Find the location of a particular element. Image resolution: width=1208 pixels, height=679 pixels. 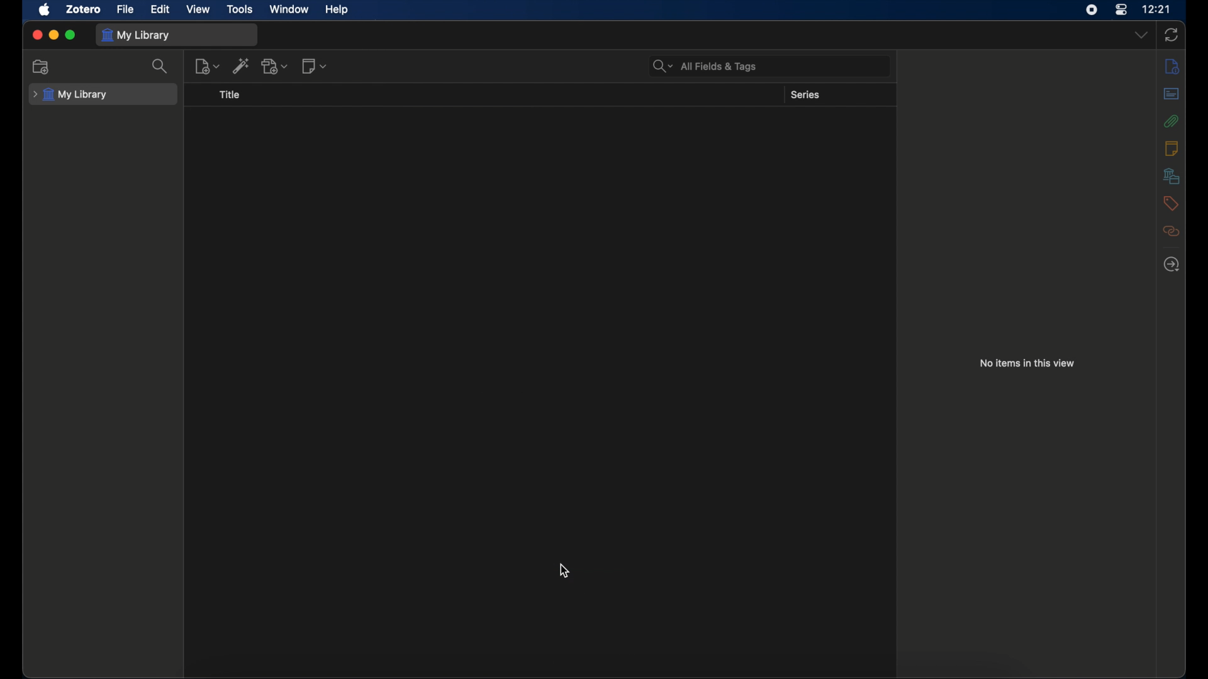

new notes is located at coordinates (314, 66).